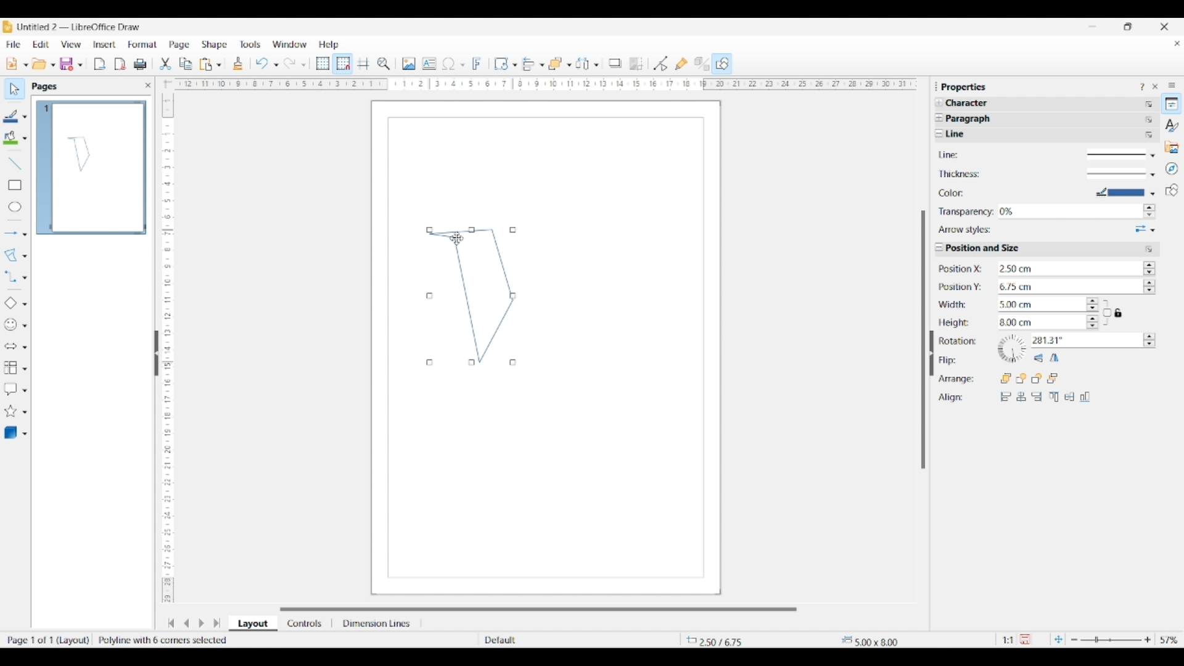  Describe the element at coordinates (25, 117) in the screenshot. I see `Line color options` at that location.